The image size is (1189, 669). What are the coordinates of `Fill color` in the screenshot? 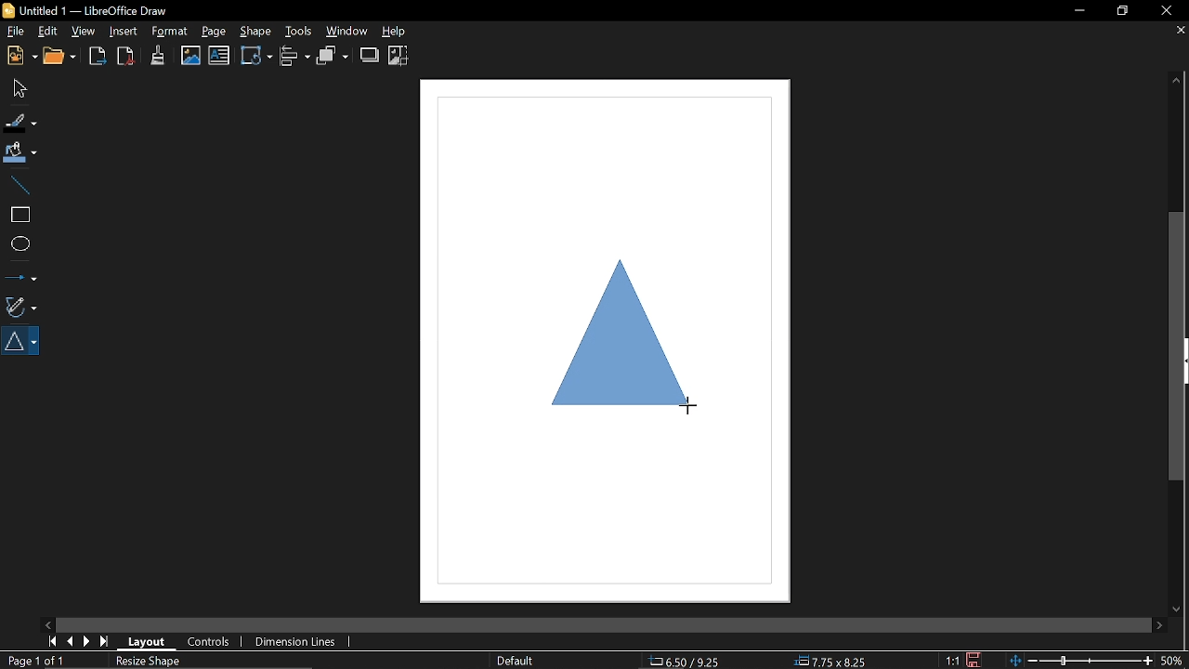 It's located at (20, 153).